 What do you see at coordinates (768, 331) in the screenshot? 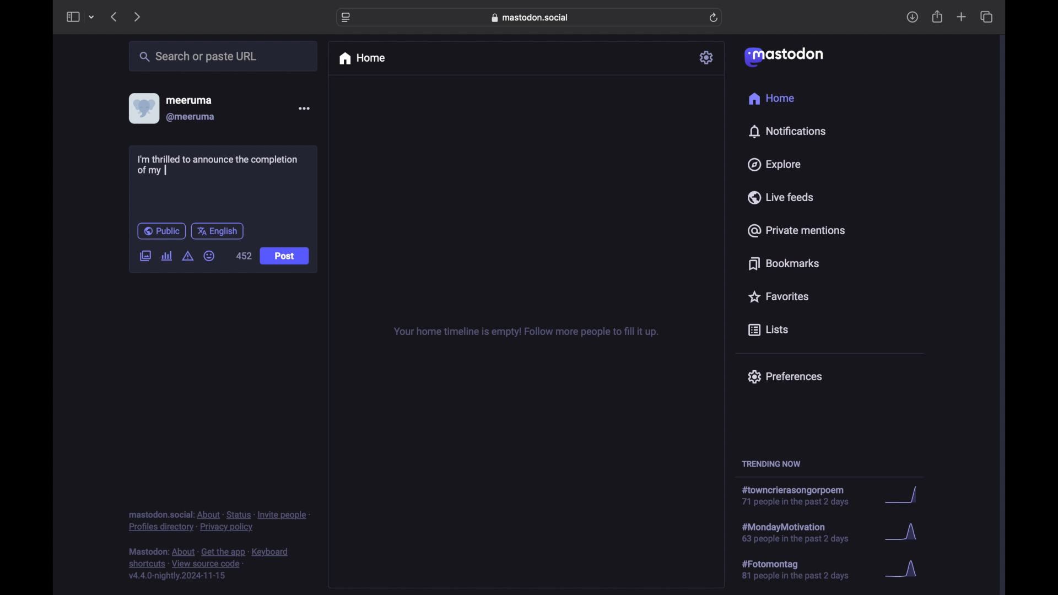
I see `lists` at bounding box center [768, 331].